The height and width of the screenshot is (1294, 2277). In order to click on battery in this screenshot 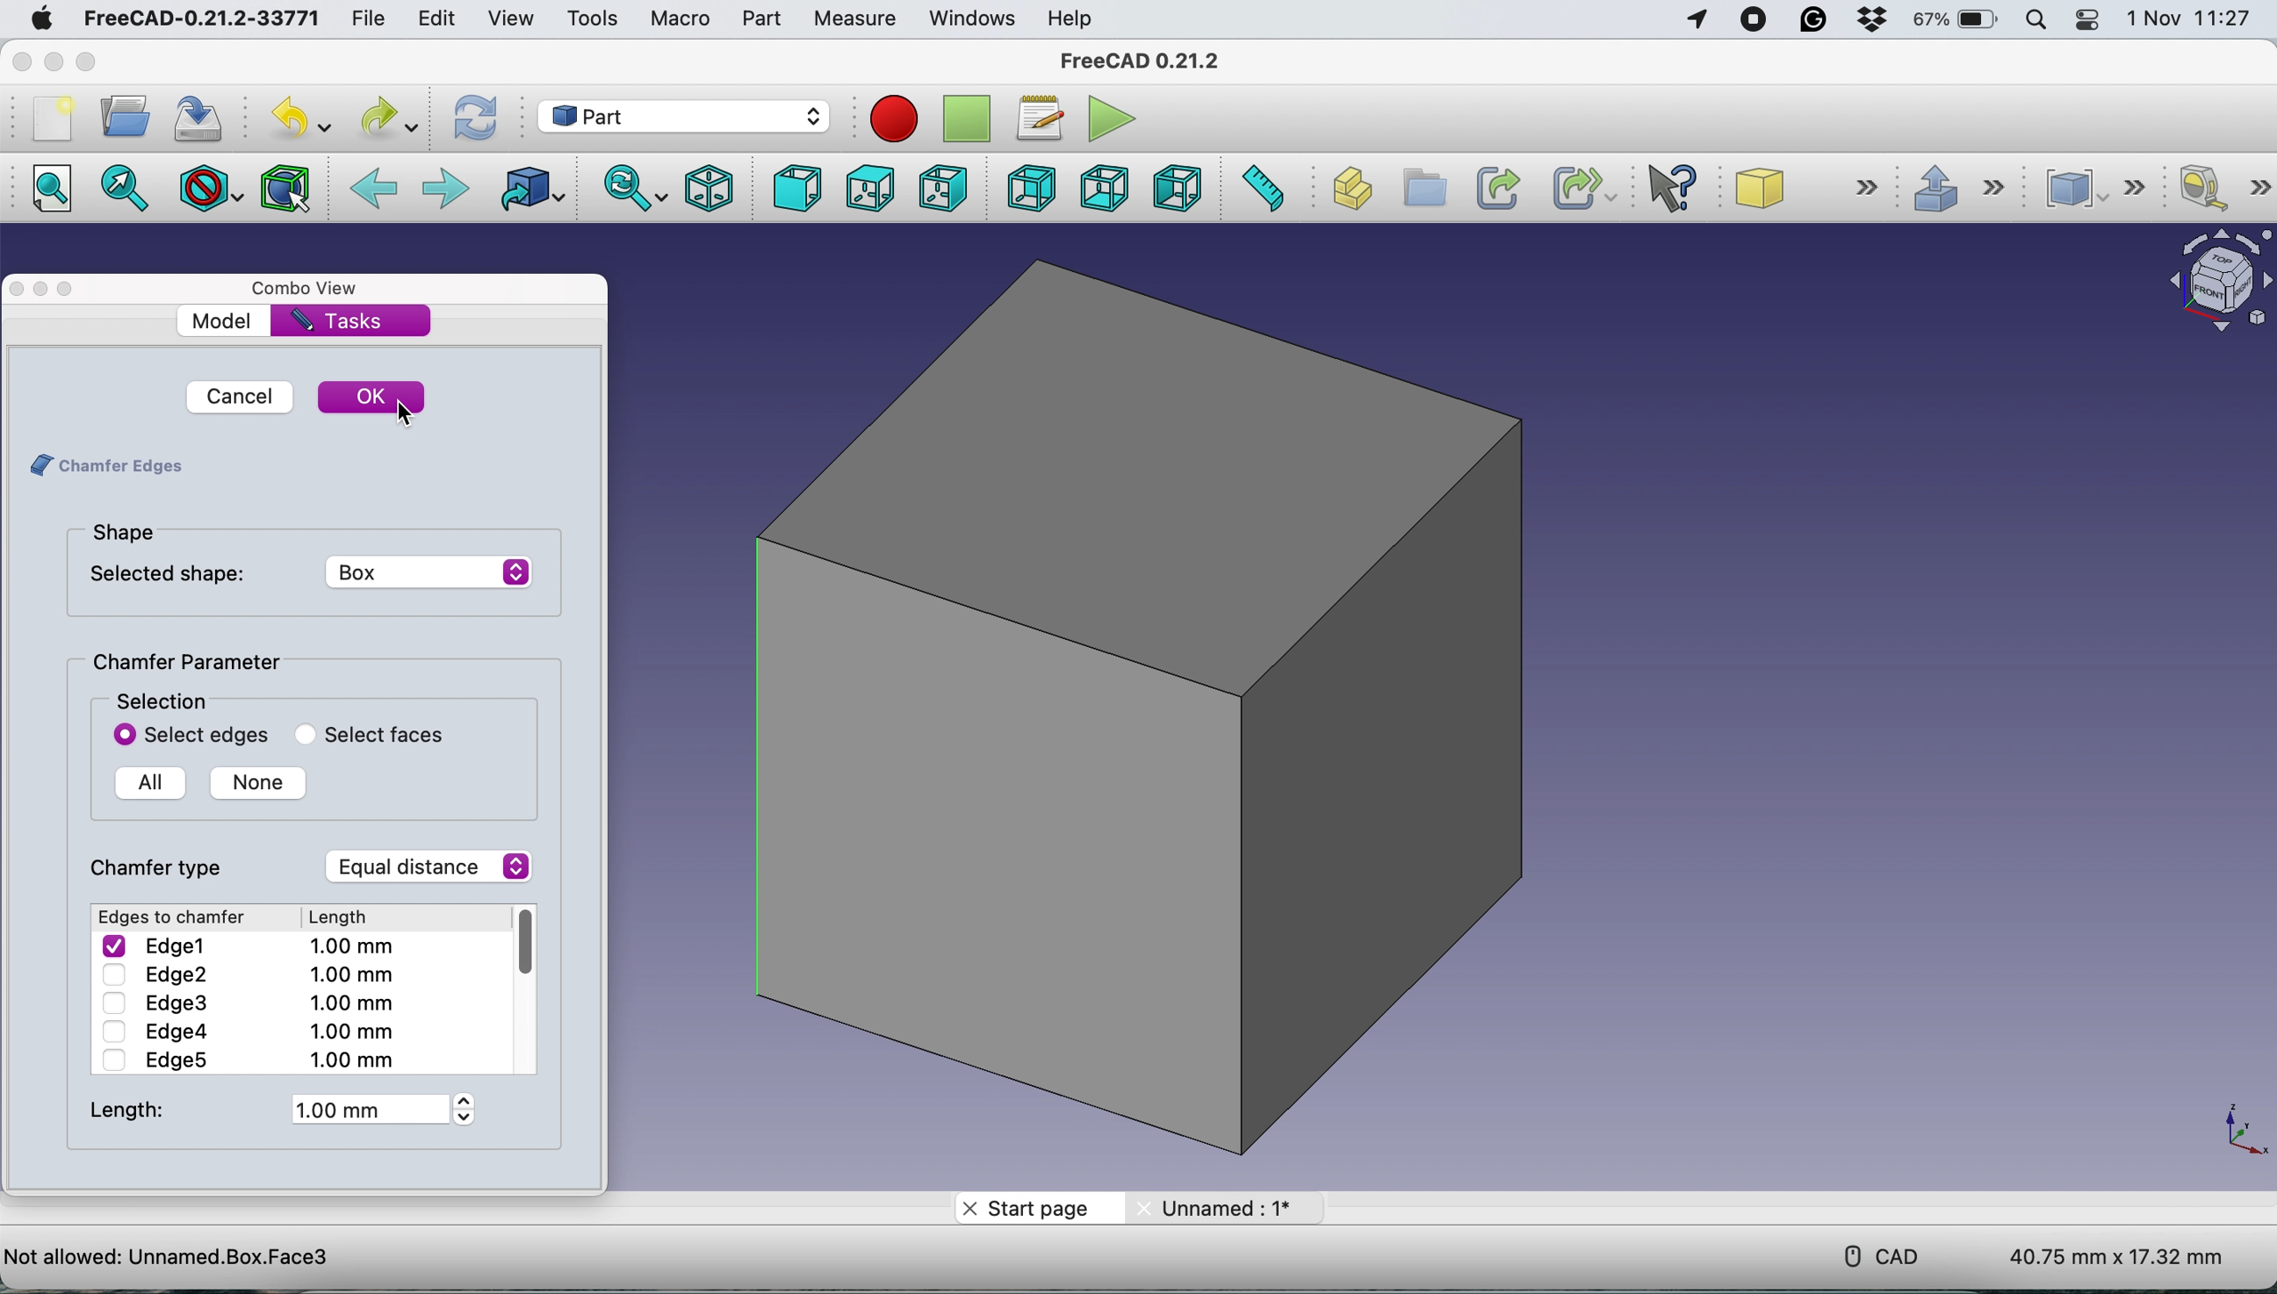, I will do `click(1957, 22)`.